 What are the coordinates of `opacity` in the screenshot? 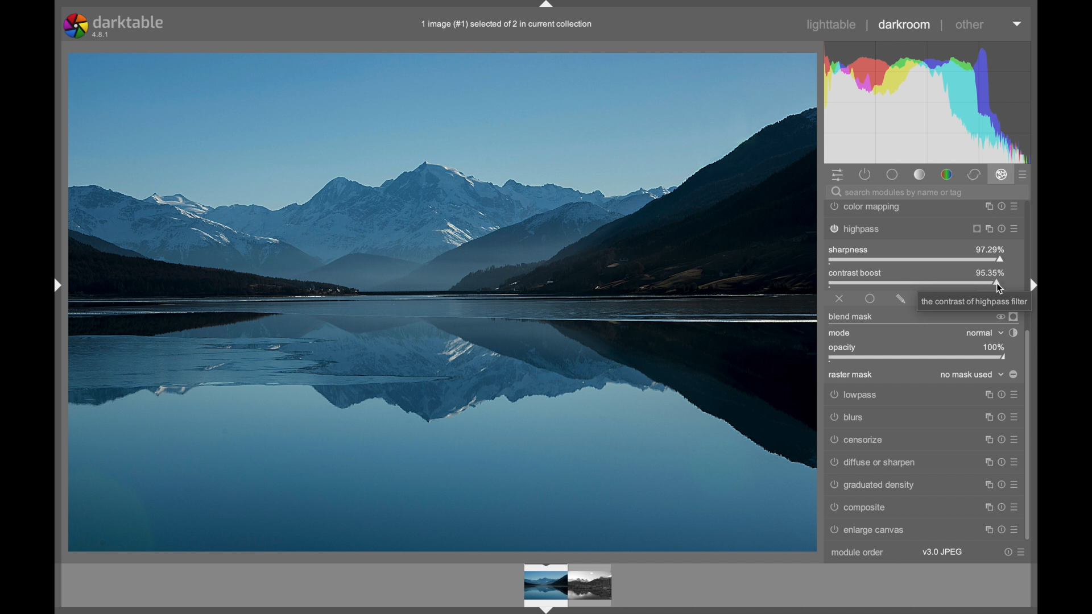 It's located at (843, 347).